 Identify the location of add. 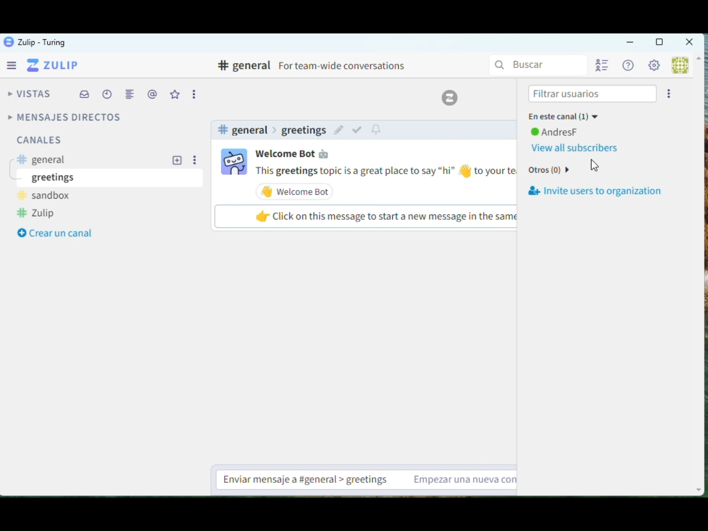
(177, 160).